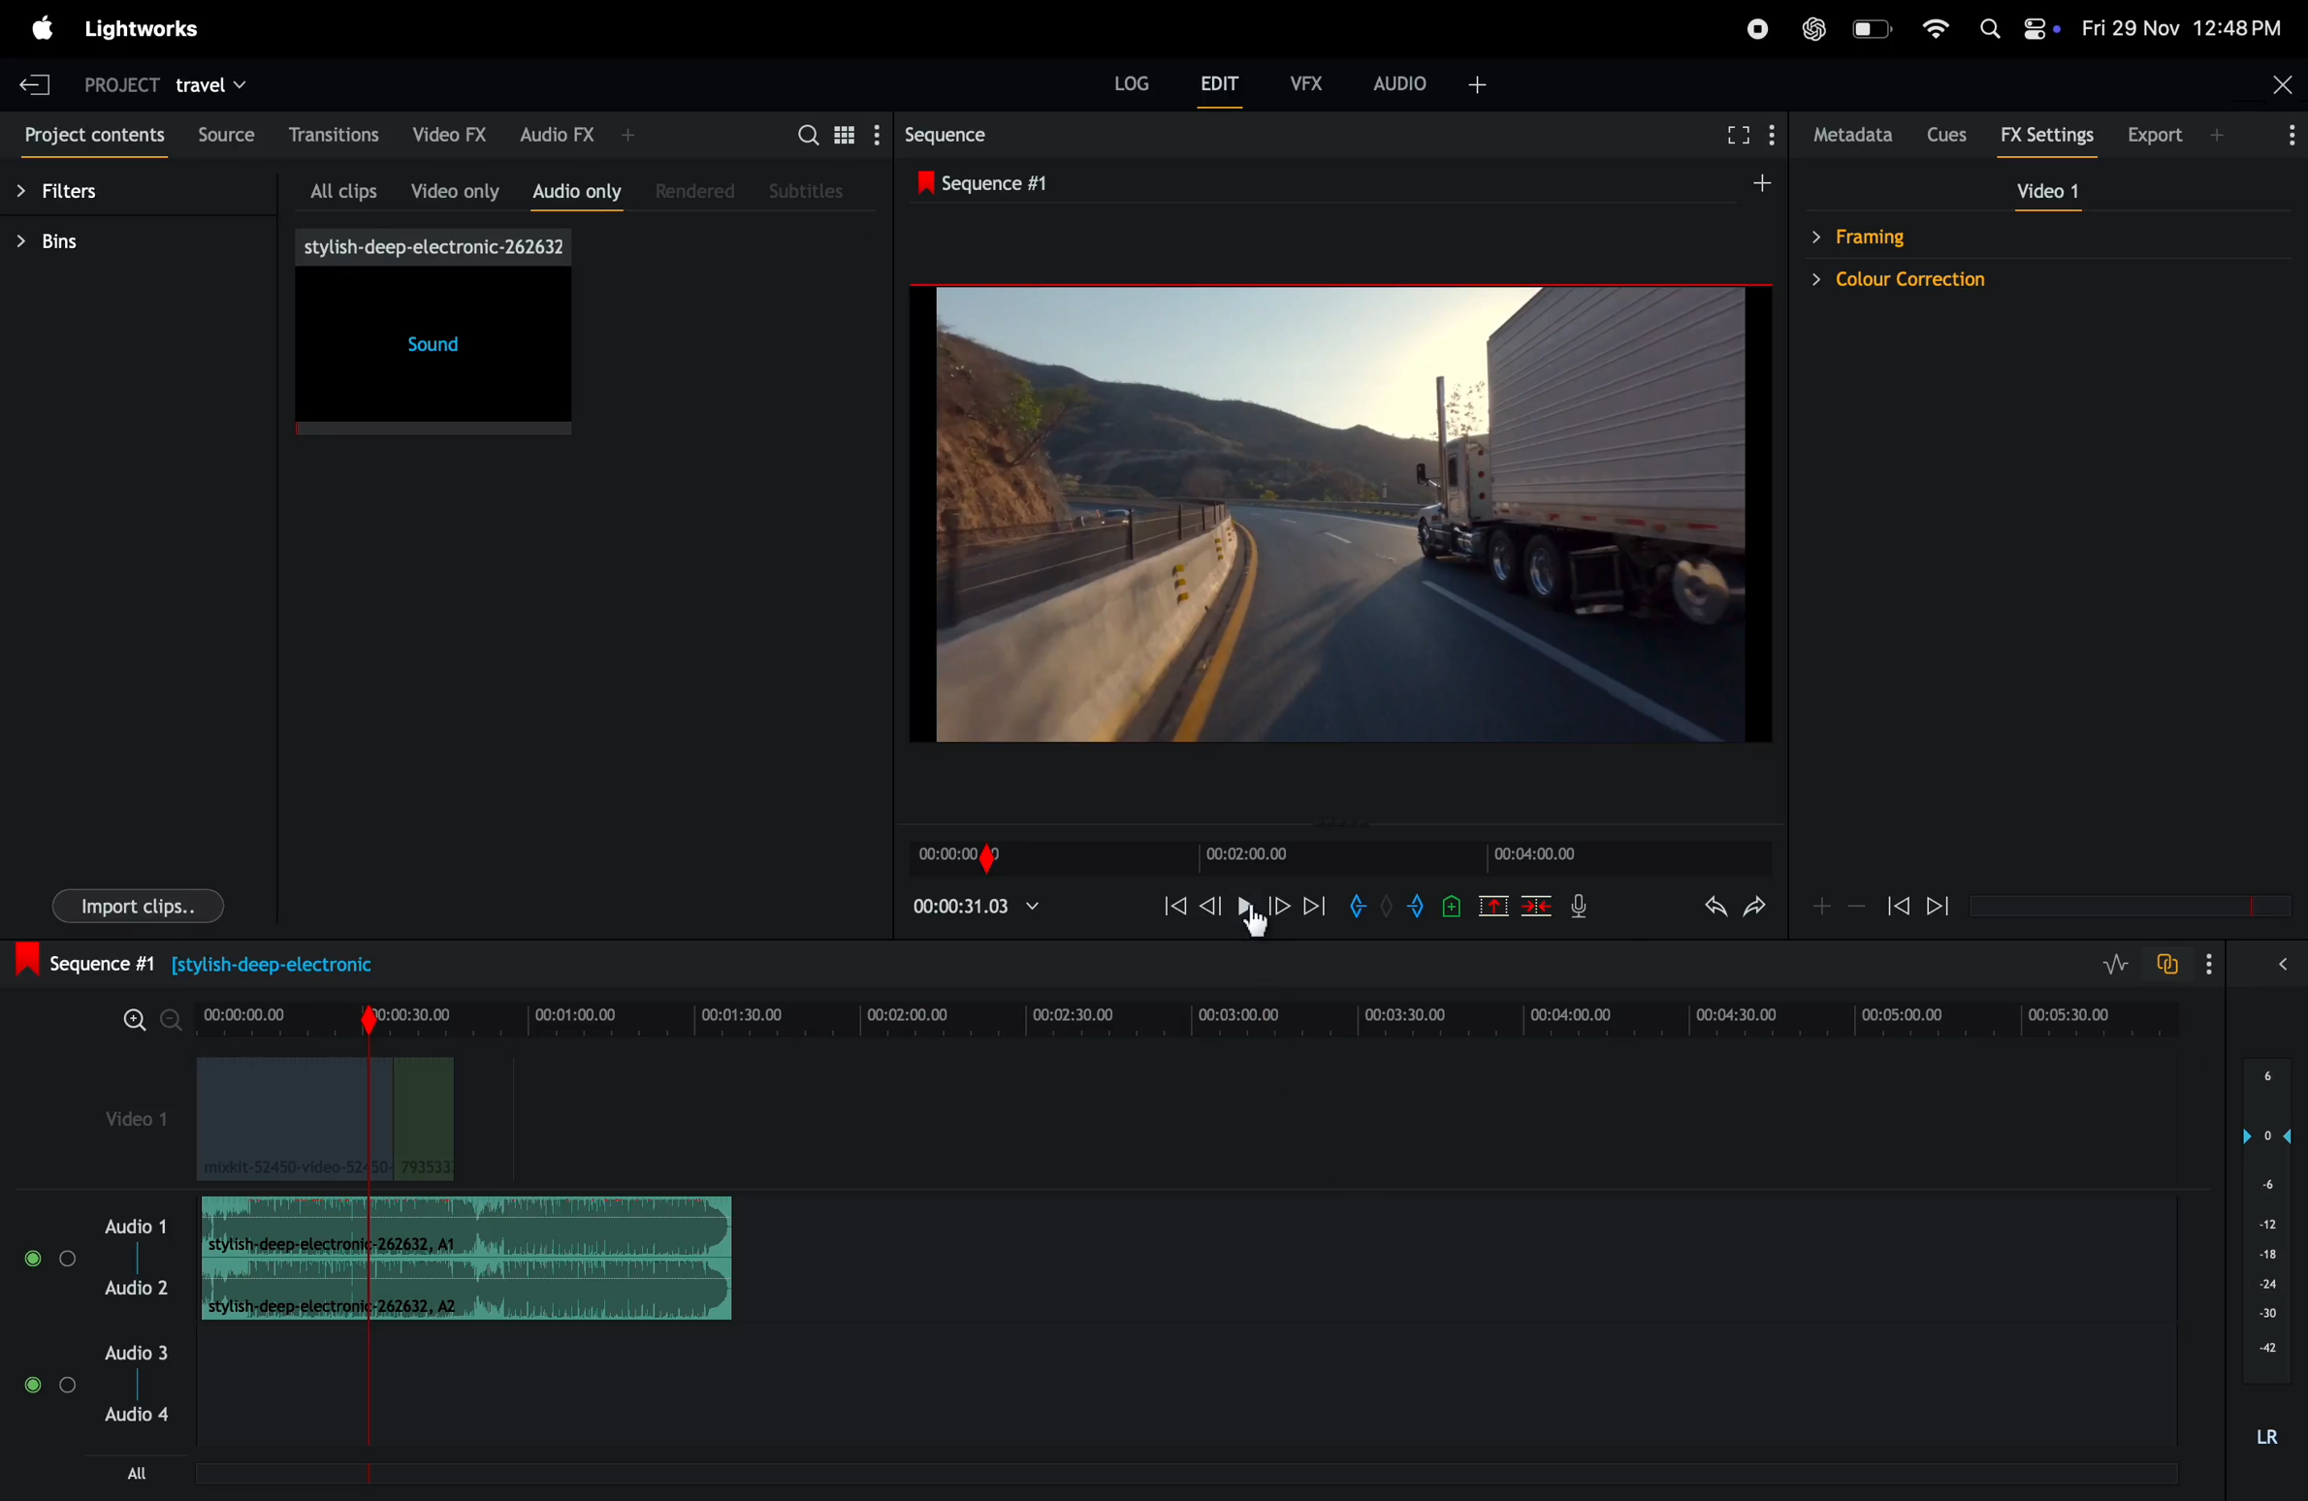 The image size is (2308, 1501). I want to click on transactions, so click(337, 135).